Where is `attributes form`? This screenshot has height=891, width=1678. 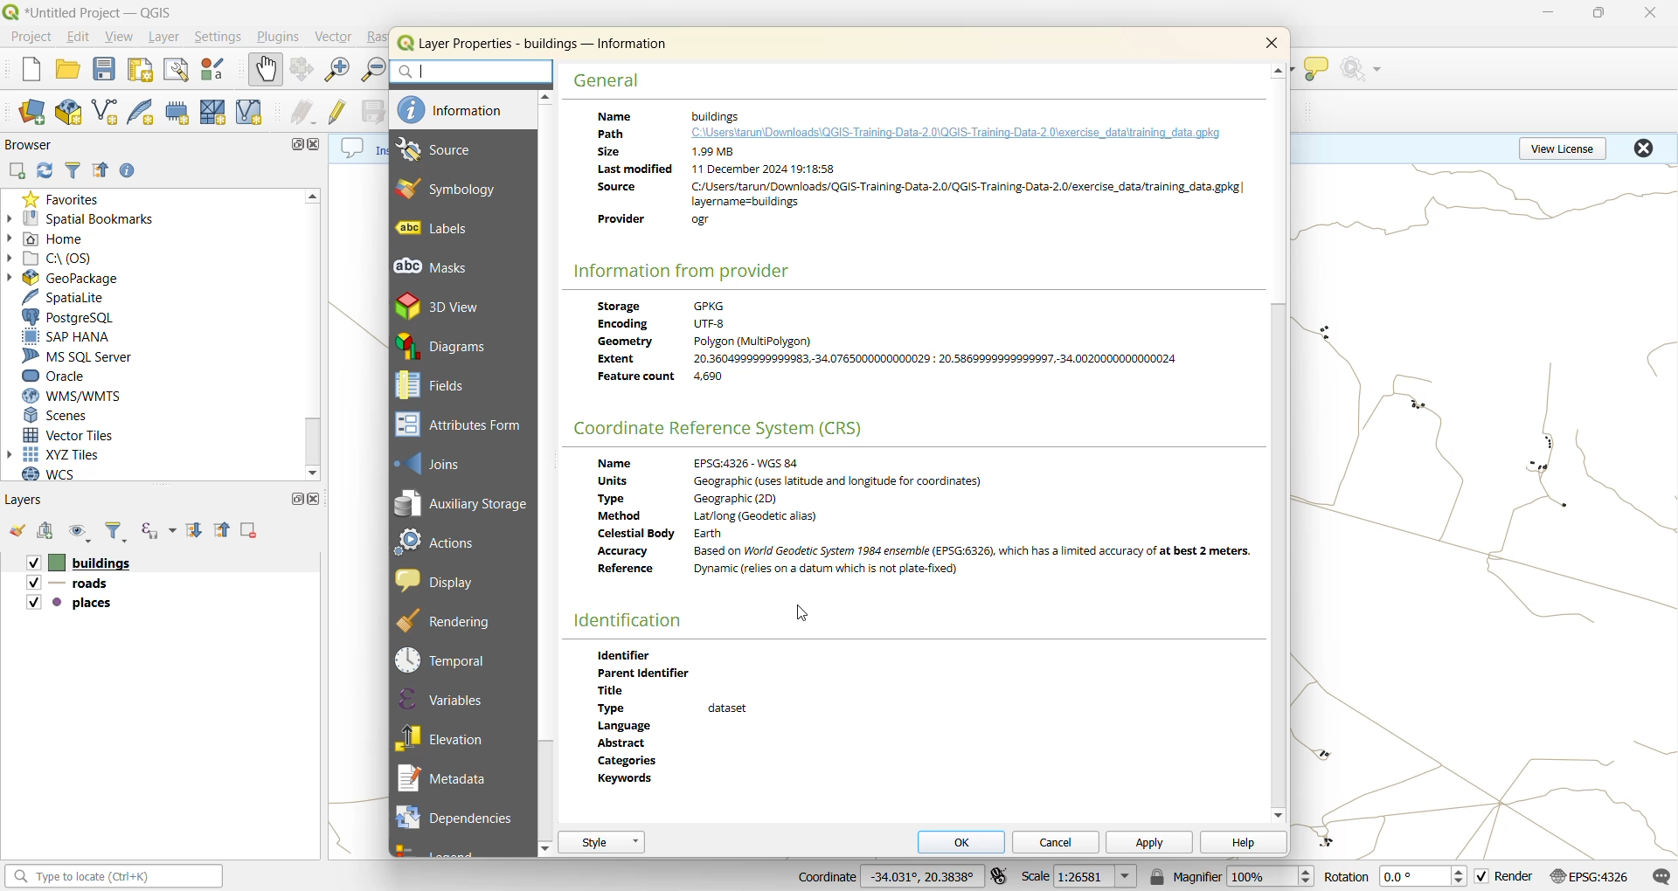
attributes form is located at coordinates (461, 423).